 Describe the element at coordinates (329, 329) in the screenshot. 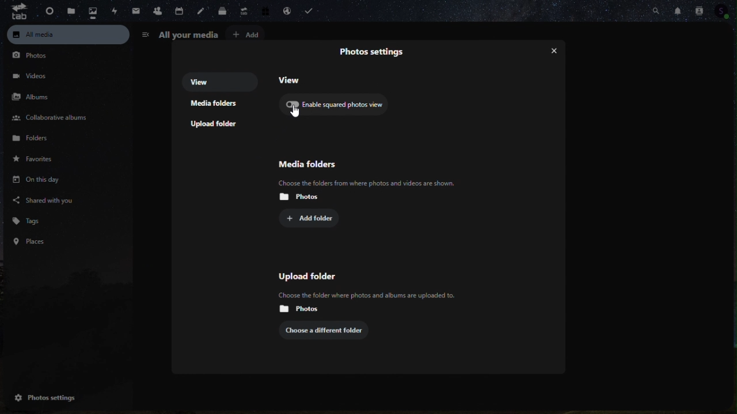

I see `choose a different folder` at that location.